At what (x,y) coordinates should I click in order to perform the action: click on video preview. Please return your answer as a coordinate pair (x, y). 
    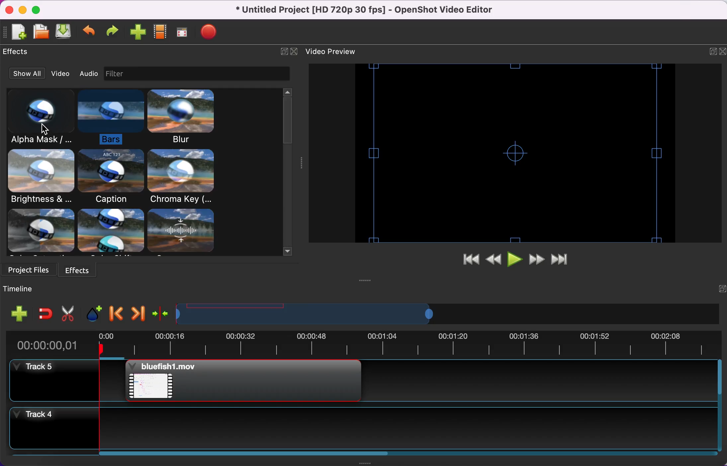
    Looking at the image, I should click on (512, 152).